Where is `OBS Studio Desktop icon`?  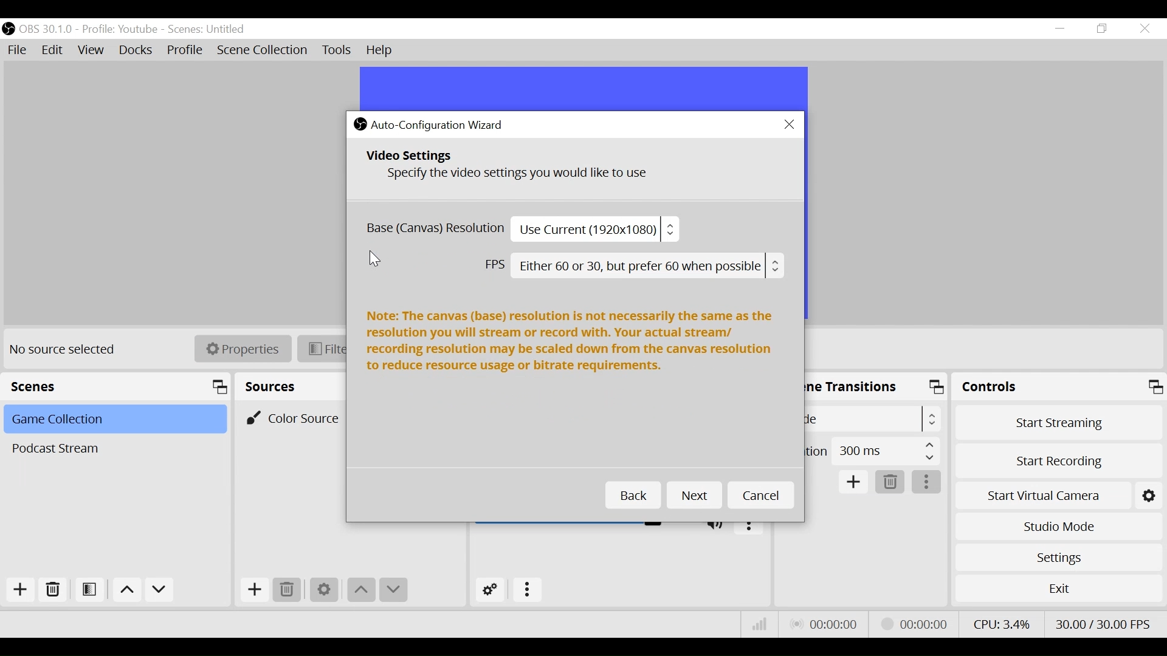 OBS Studio Desktop icon is located at coordinates (360, 123).